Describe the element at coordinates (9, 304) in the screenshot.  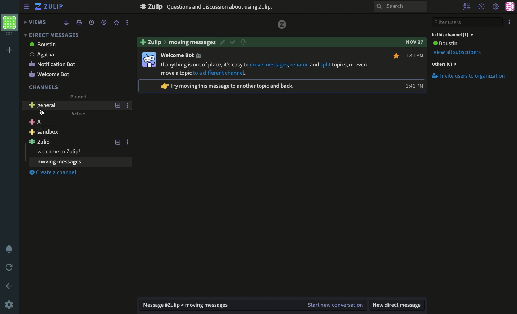
I see `Settings` at that location.